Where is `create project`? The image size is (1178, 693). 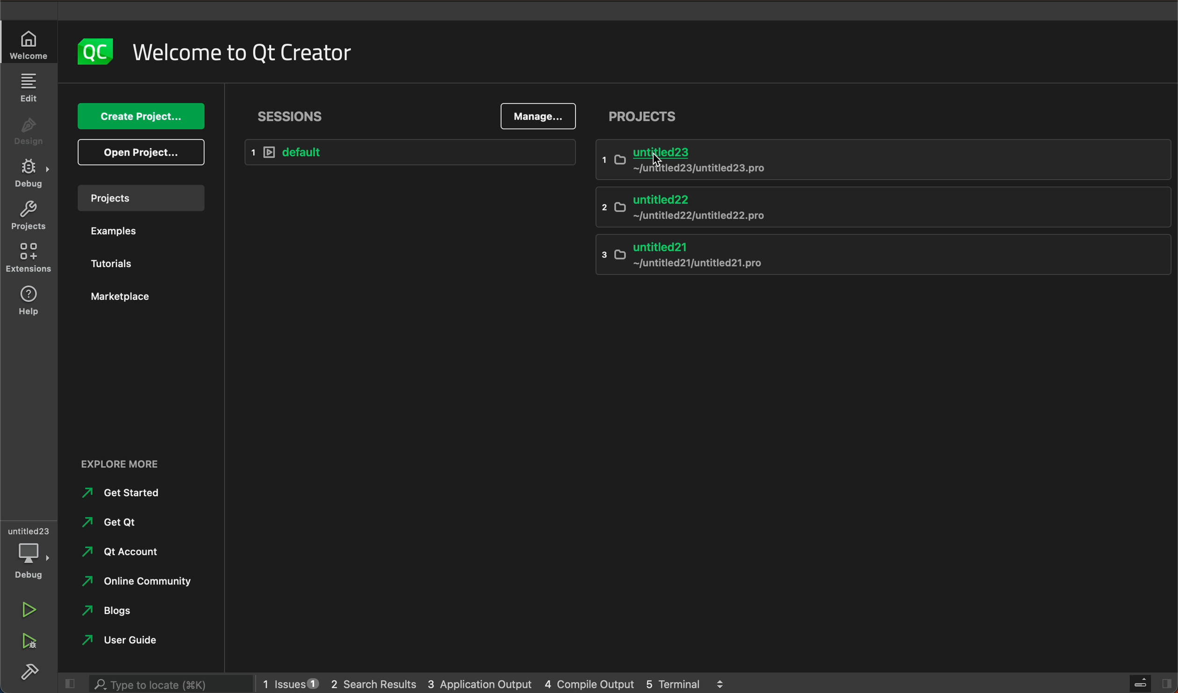
create project is located at coordinates (139, 116).